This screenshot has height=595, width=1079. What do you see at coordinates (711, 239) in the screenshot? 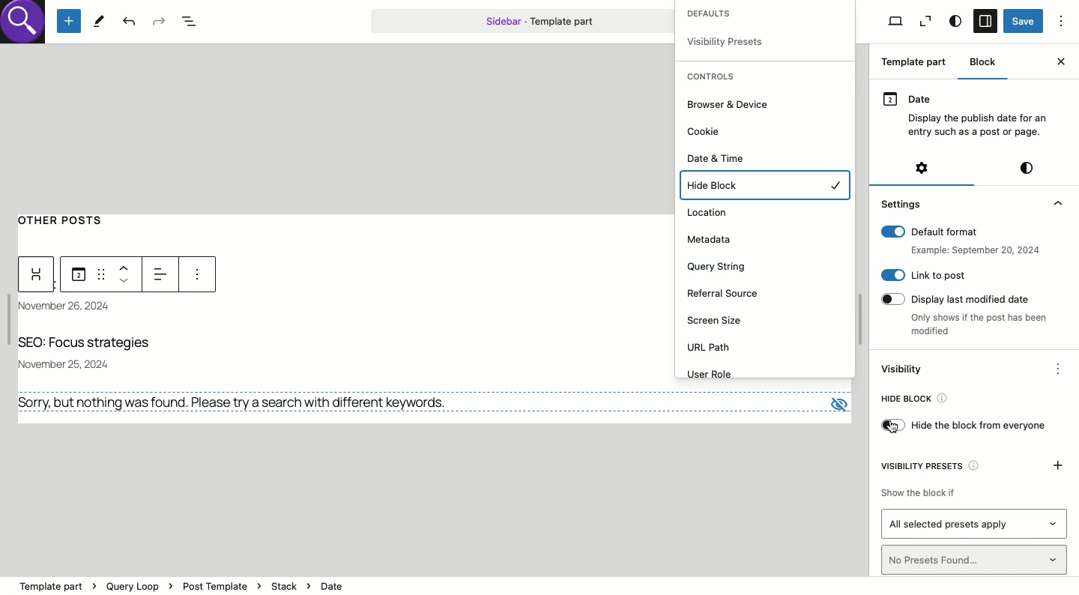
I see `Metadata` at bounding box center [711, 239].